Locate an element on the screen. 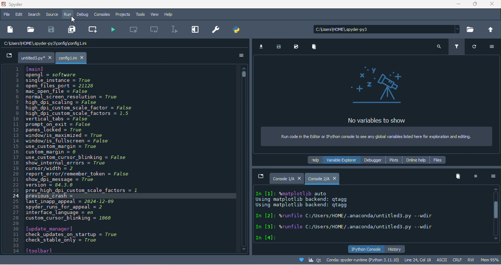  crlf is located at coordinates (458, 260).